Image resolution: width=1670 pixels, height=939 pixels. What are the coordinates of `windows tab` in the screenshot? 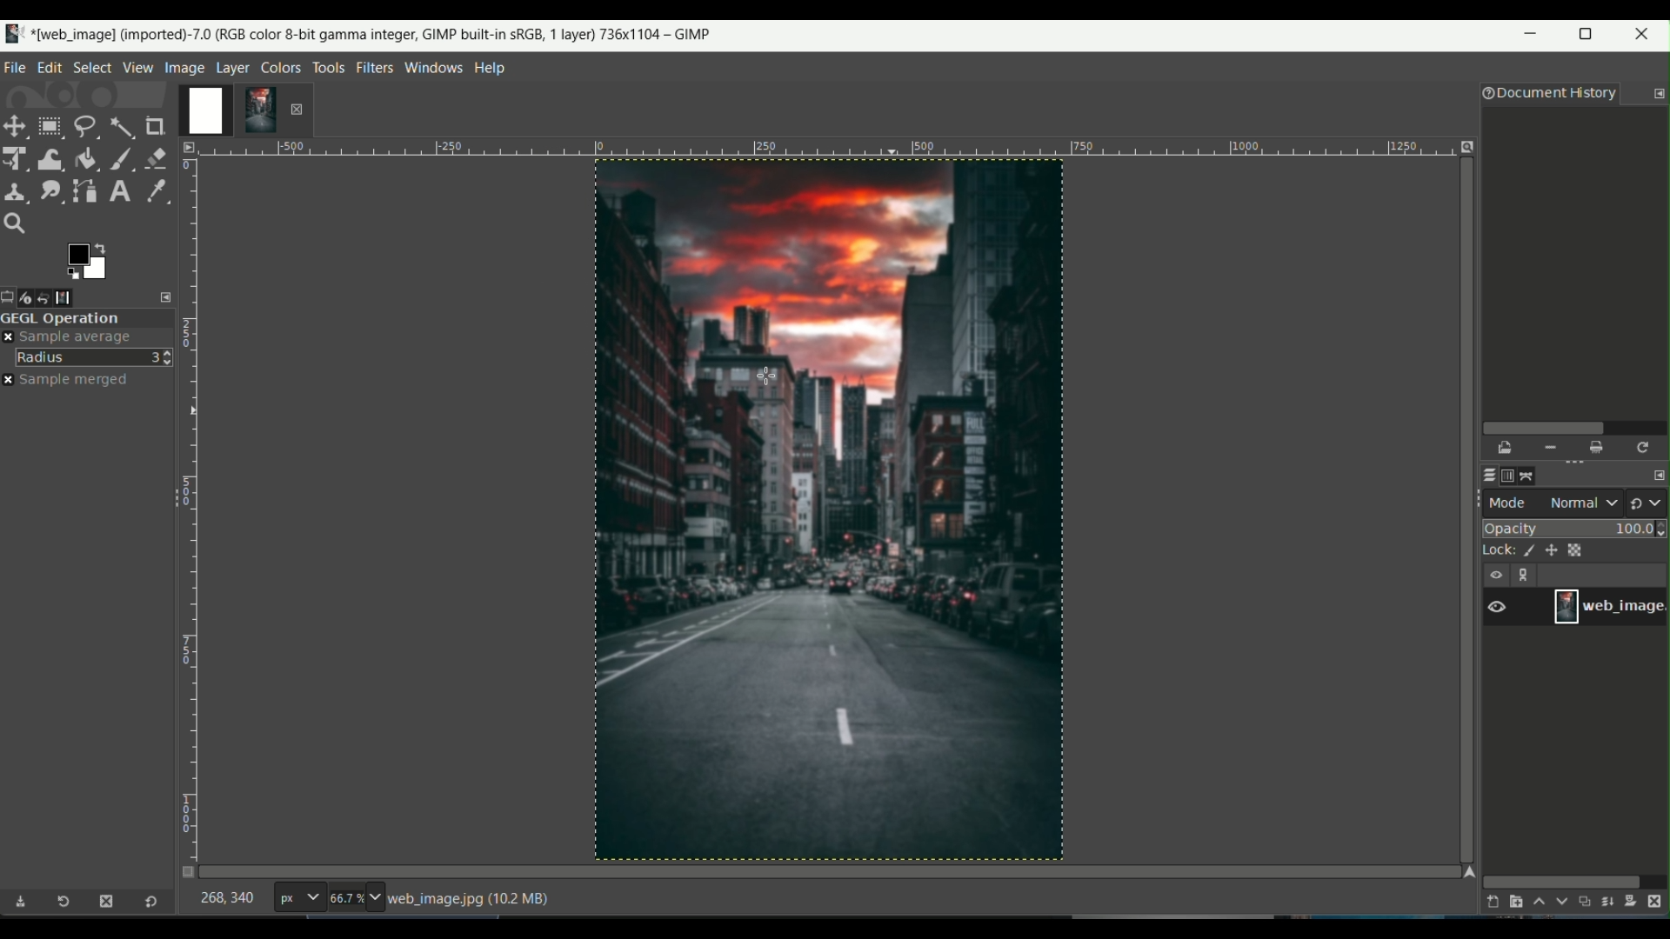 It's located at (435, 67).